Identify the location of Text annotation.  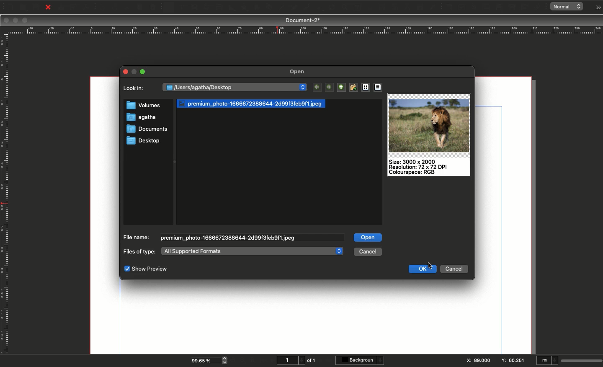
(526, 8).